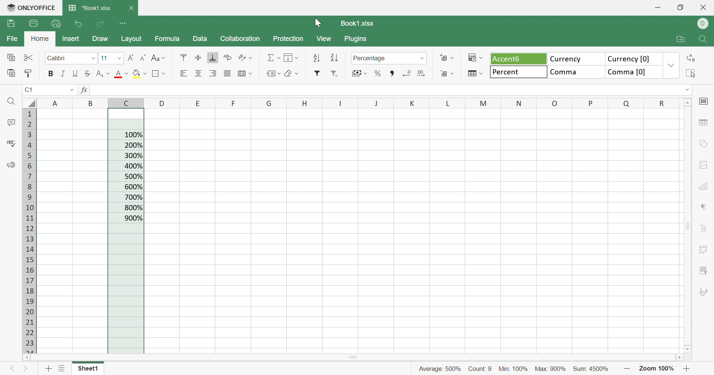 This screenshot has width=714, height=375. What do you see at coordinates (241, 39) in the screenshot?
I see `Collaboration` at bounding box center [241, 39].